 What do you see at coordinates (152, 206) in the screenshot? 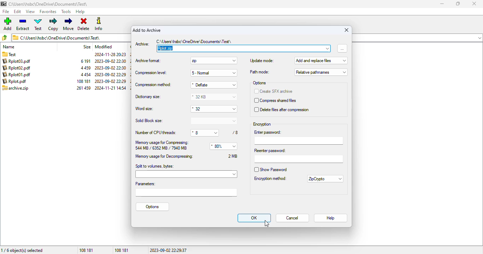
I see `options` at bounding box center [152, 206].